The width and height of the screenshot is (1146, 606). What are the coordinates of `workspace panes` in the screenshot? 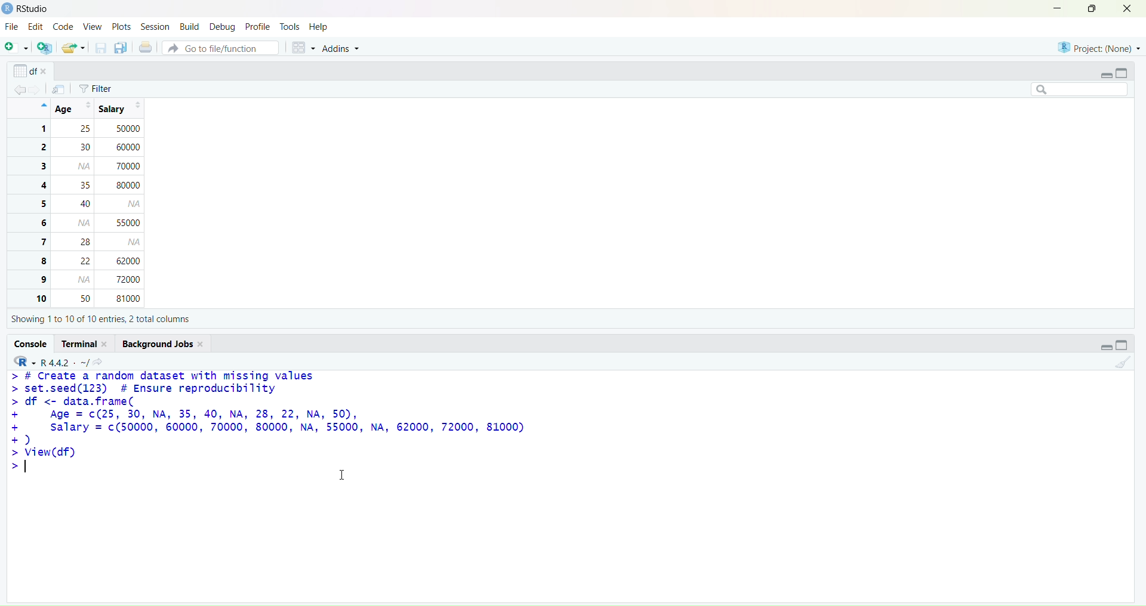 It's located at (304, 49).